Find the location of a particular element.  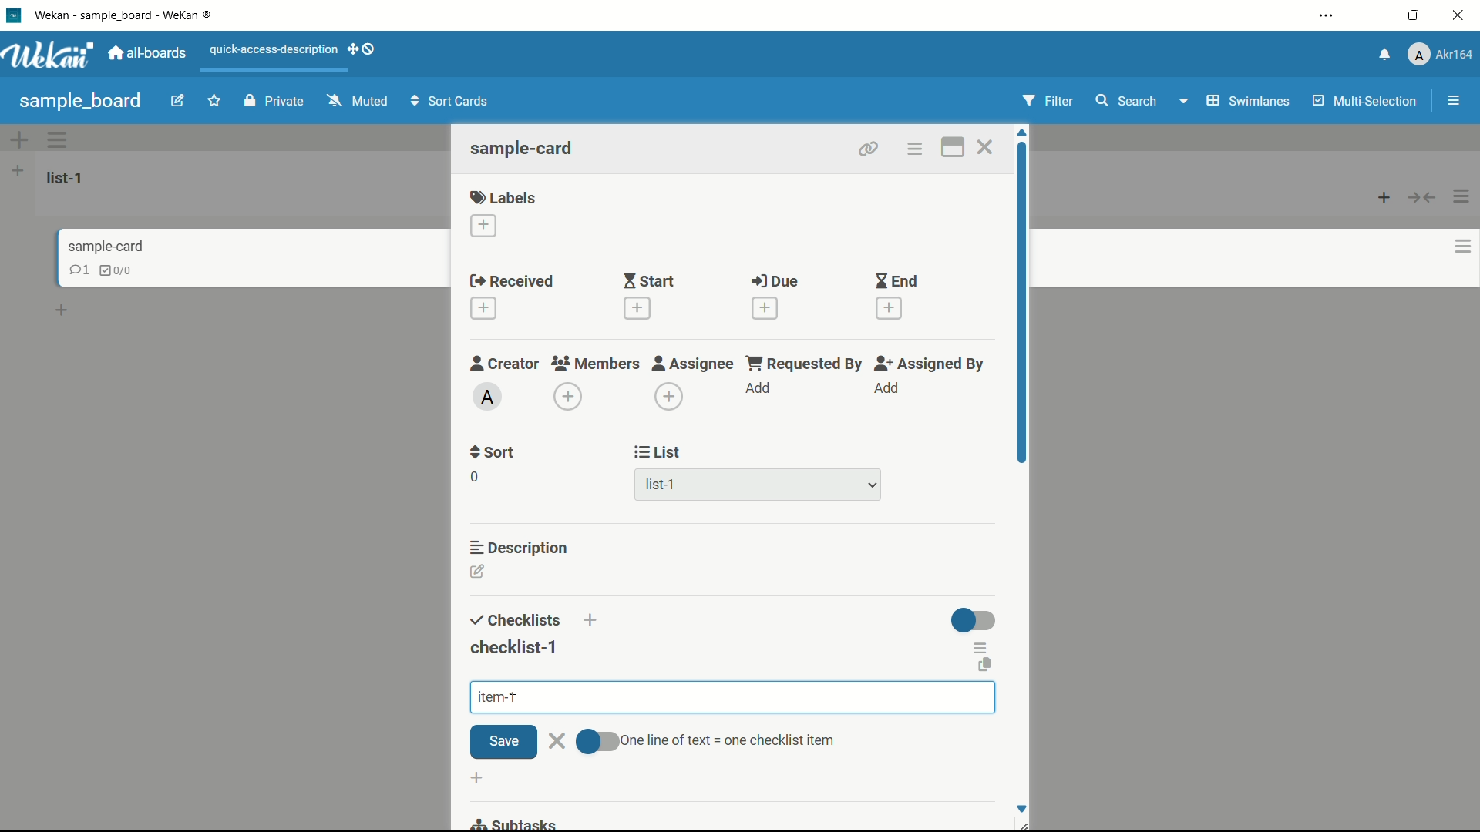

 Multi-Selection is located at coordinates (1367, 102).